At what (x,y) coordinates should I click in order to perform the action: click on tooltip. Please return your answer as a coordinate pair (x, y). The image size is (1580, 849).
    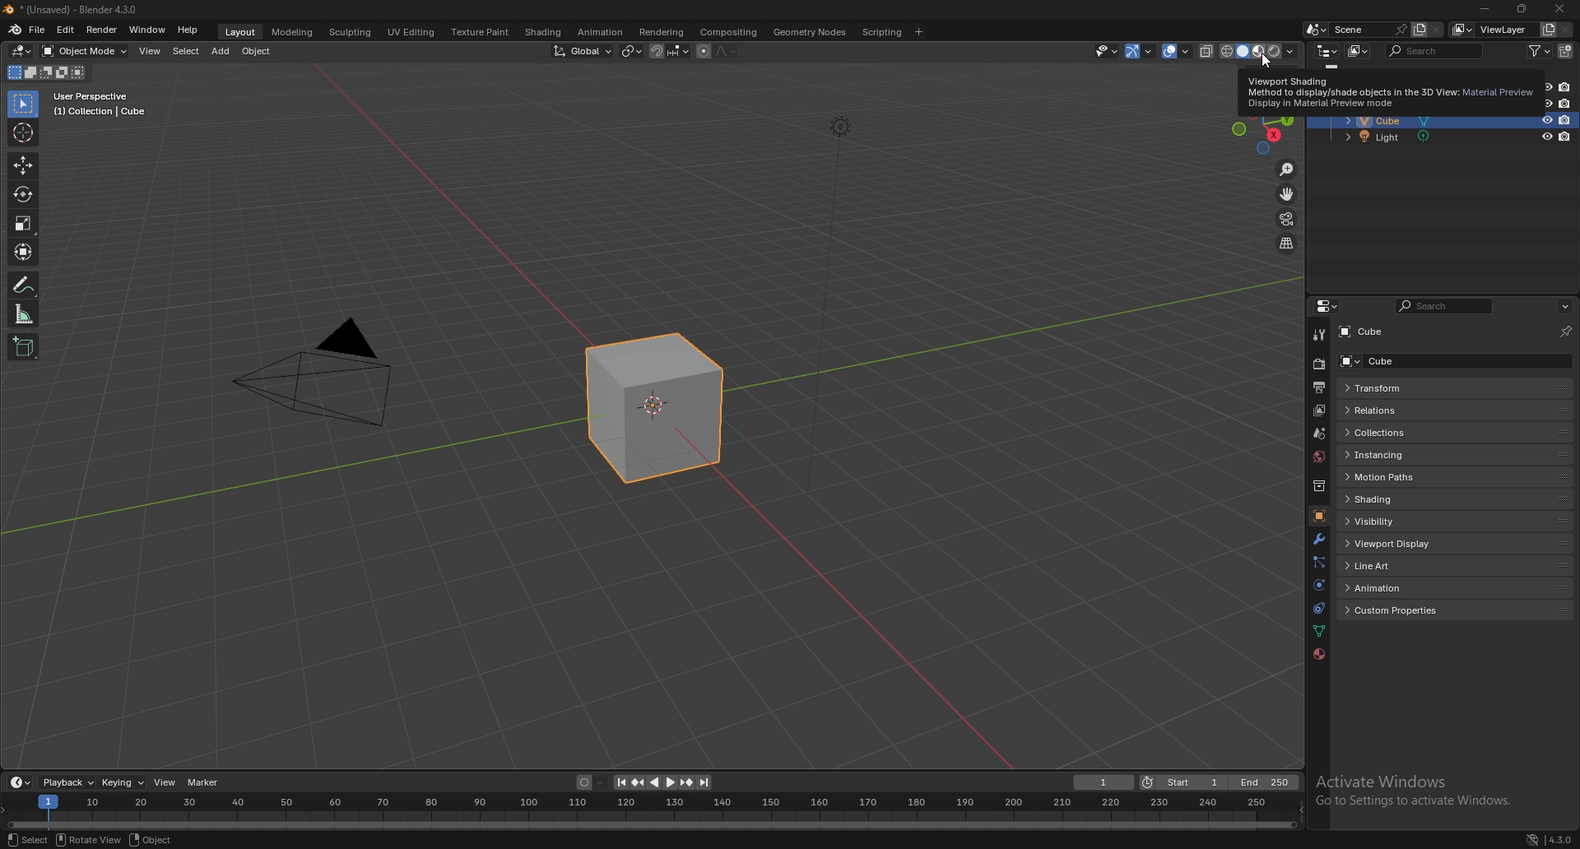
    Looking at the image, I should click on (1391, 95).